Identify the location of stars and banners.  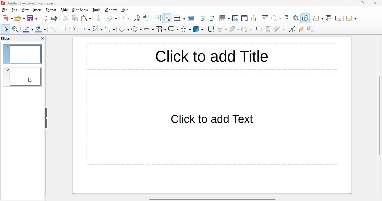
(185, 29).